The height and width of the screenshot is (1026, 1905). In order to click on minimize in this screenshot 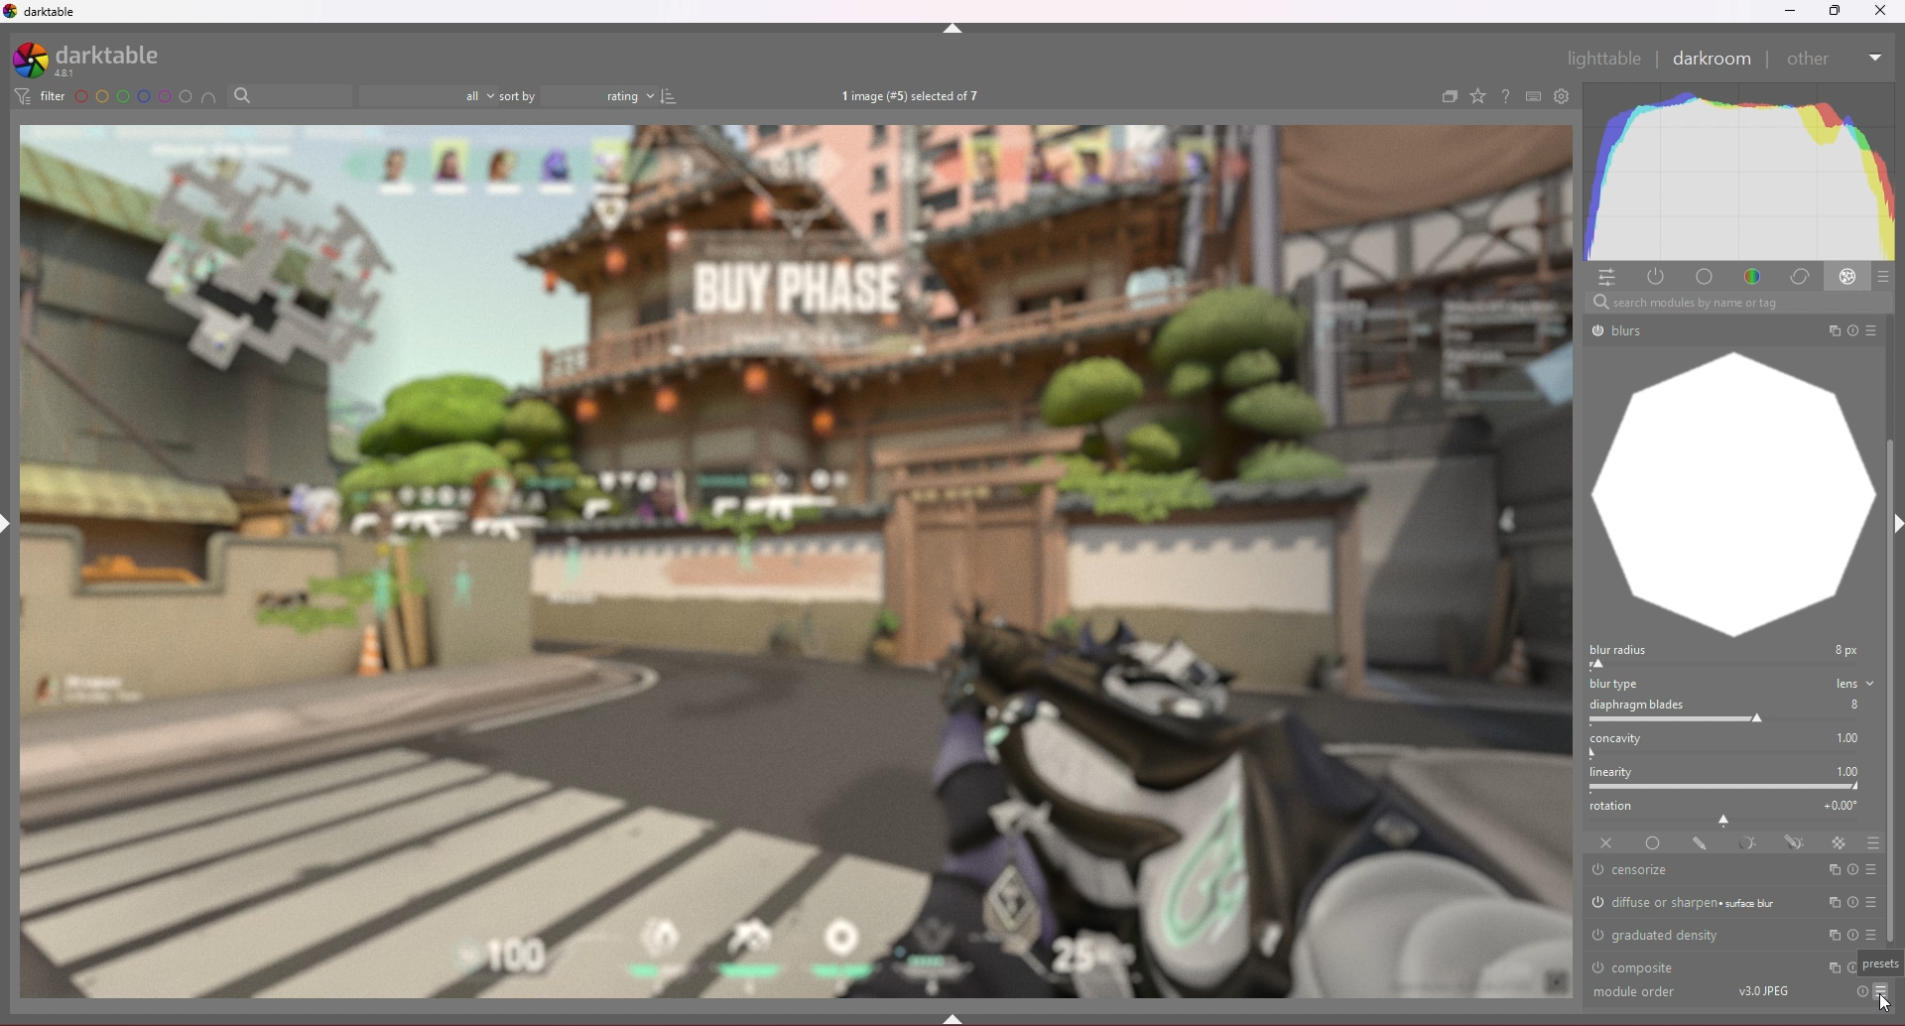, I will do `click(1790, 12)`.